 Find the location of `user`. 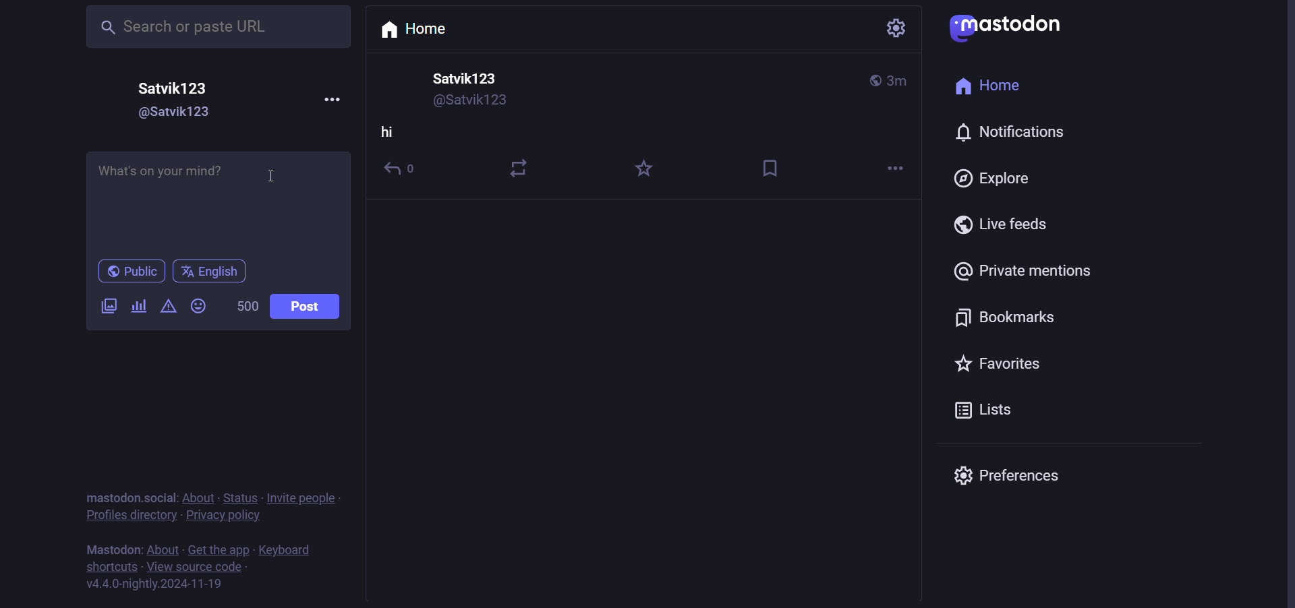

user is located at coordinates (175, 88).